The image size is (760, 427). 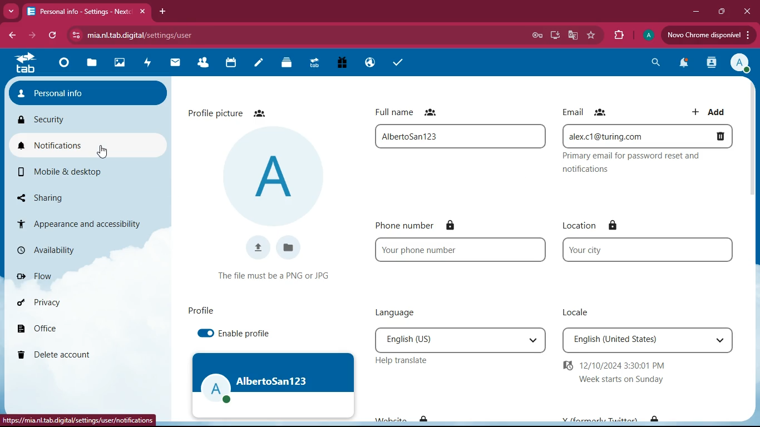 I want to click on profile, so click(x=739, y=64).